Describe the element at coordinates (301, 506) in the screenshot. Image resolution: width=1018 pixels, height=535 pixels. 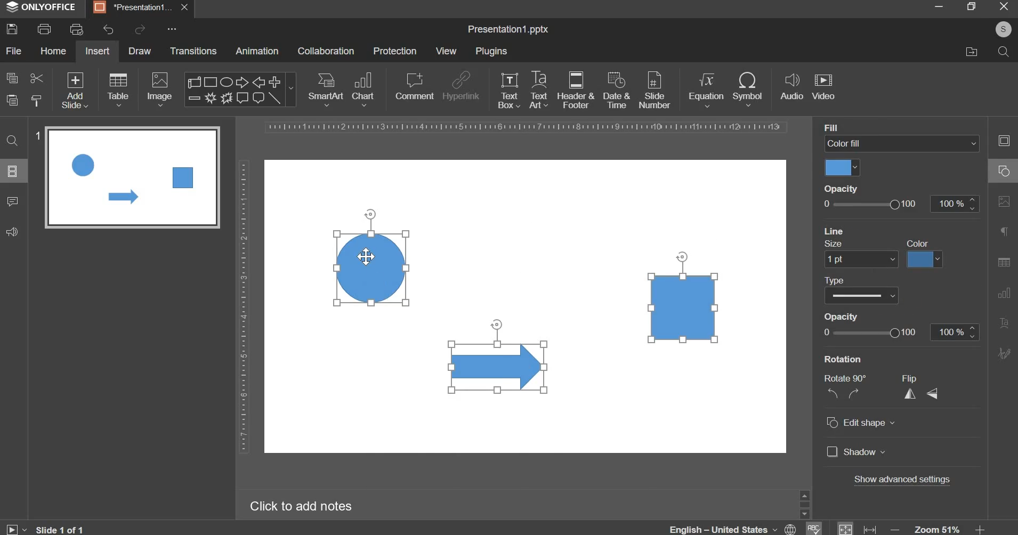
I see `Click to add notes` at that location.